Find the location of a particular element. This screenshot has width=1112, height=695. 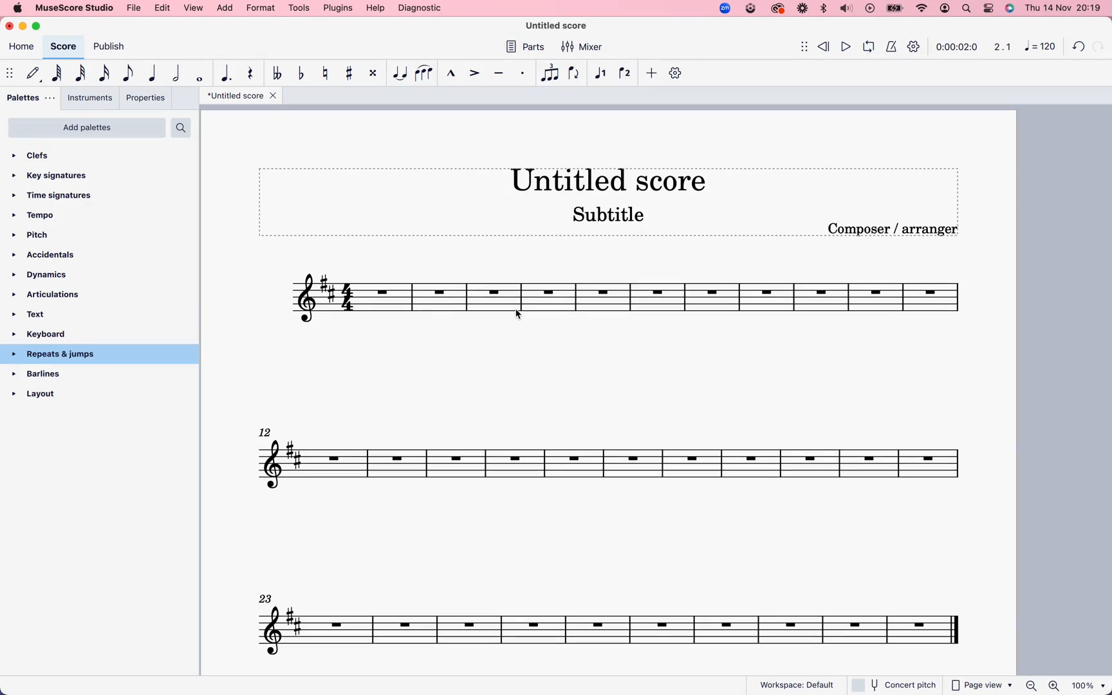

rest is located at coordinates (252, 75).